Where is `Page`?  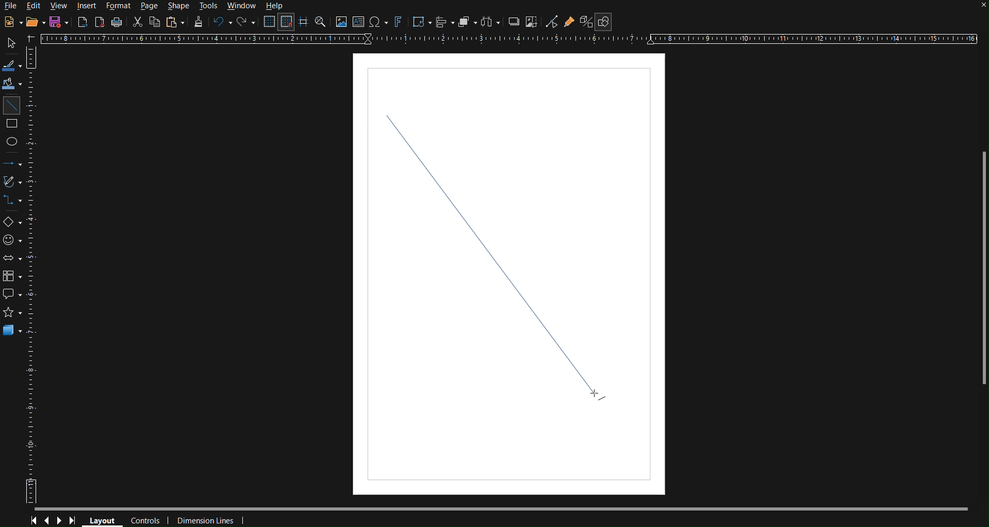
Page is located at coordinates (148, 7).